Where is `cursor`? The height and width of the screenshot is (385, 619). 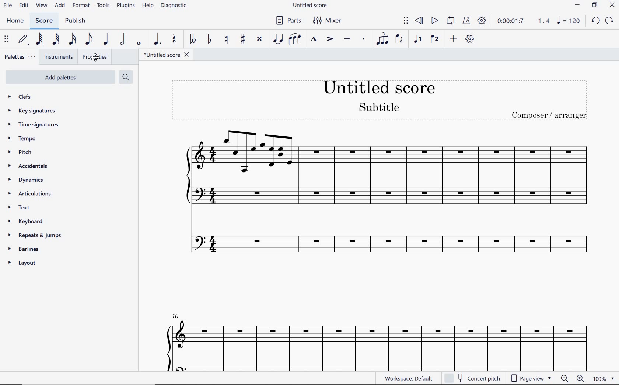
cursor is located at coordinates (94, 58).